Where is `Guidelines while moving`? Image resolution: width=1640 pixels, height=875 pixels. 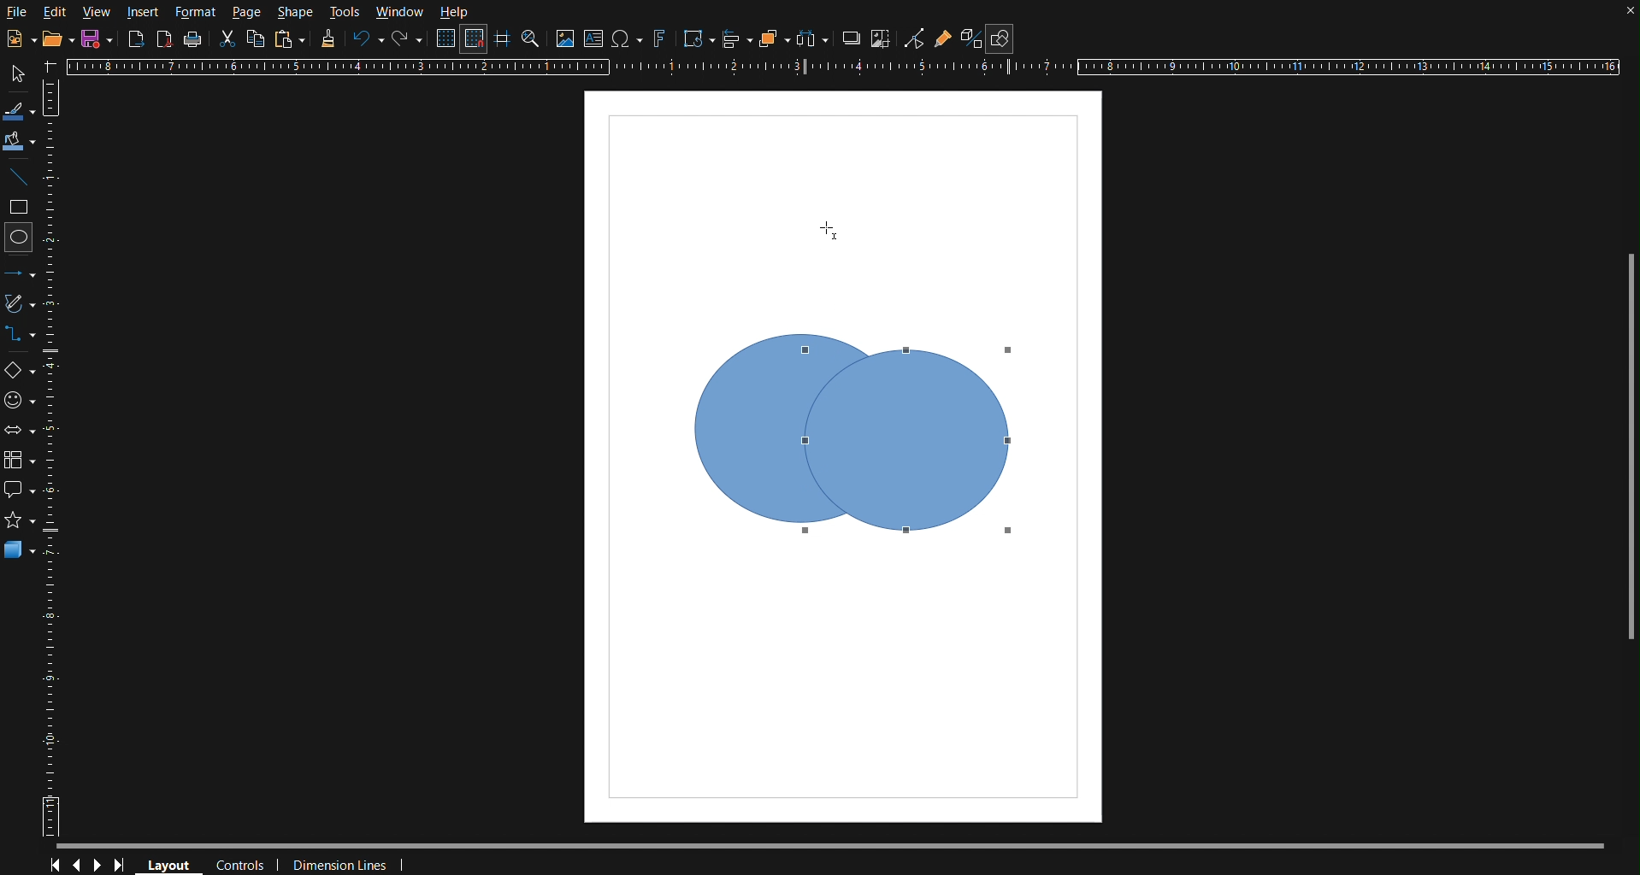
Guidelines while moving is located at coordinates (503, 42).